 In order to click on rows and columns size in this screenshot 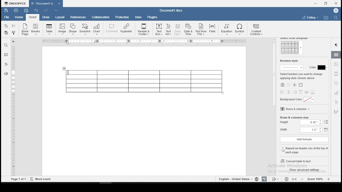, I will do `click(294, 118)`.